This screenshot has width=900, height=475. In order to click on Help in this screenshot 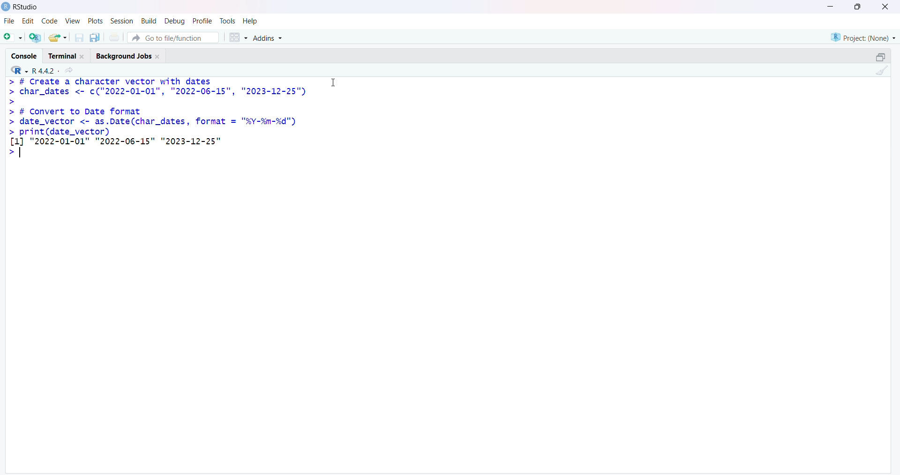, I will do `click(251, 21)`.